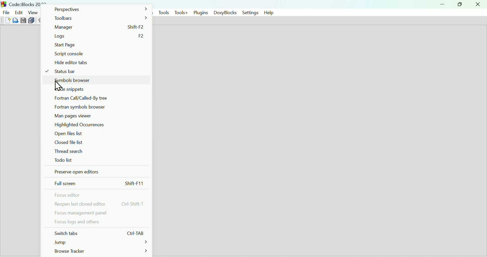 Image resolution: width=487 pixels, height=257 pixels. Describe the element at coordinates (163, 12) in the screenshot. I see `Tools` at that location.